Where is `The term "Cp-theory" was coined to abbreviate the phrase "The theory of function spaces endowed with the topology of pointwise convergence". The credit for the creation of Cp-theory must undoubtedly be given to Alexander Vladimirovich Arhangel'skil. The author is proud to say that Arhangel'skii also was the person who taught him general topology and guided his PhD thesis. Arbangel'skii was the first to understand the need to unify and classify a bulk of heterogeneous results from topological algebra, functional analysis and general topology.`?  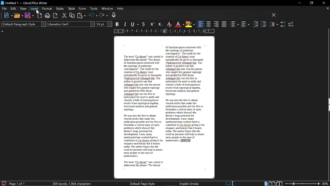
The term "Cp-theory" was coined to abbreviate the phrase "The theory of function spaces endowed with the topology of pointwise convergence". The credit for the creation of Cp-theory must undoubtedly be given to Alexander Vladimirovich Arhangel'skil. The author is proud to say that Arhangel'skii also was the person who taught him general topology and guided his PhD thesis. Arbangel'skii was the first to understand the need to unify and classify a bulk of heterogeneous results from topological algebra, functional analysis and general topology. is located at coordinates (143, 83).